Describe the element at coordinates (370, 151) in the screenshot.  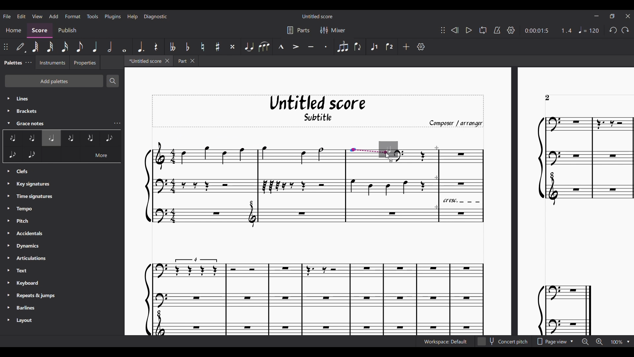
I see `Indicates note the grace note is going to get attached to` at that location.